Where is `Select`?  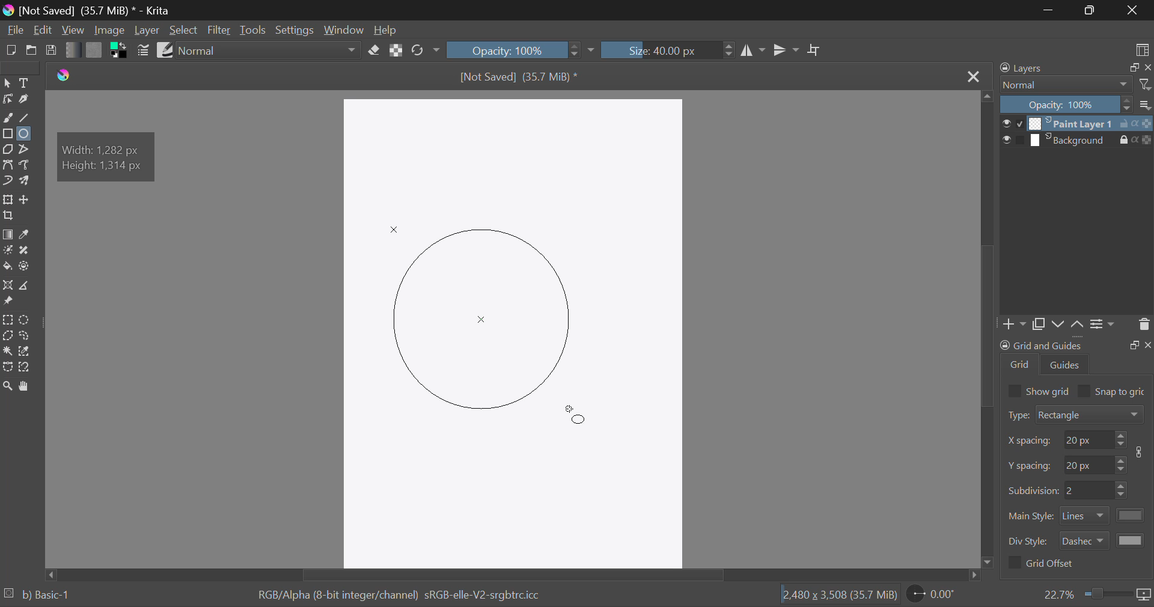 Select is located at coordinates (8, 83).